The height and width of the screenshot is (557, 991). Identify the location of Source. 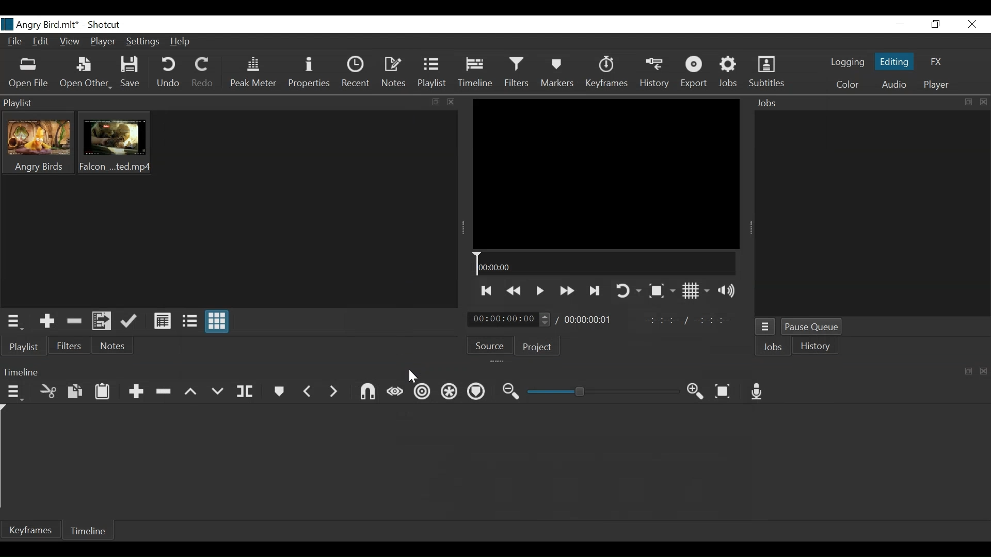
(489, 346).